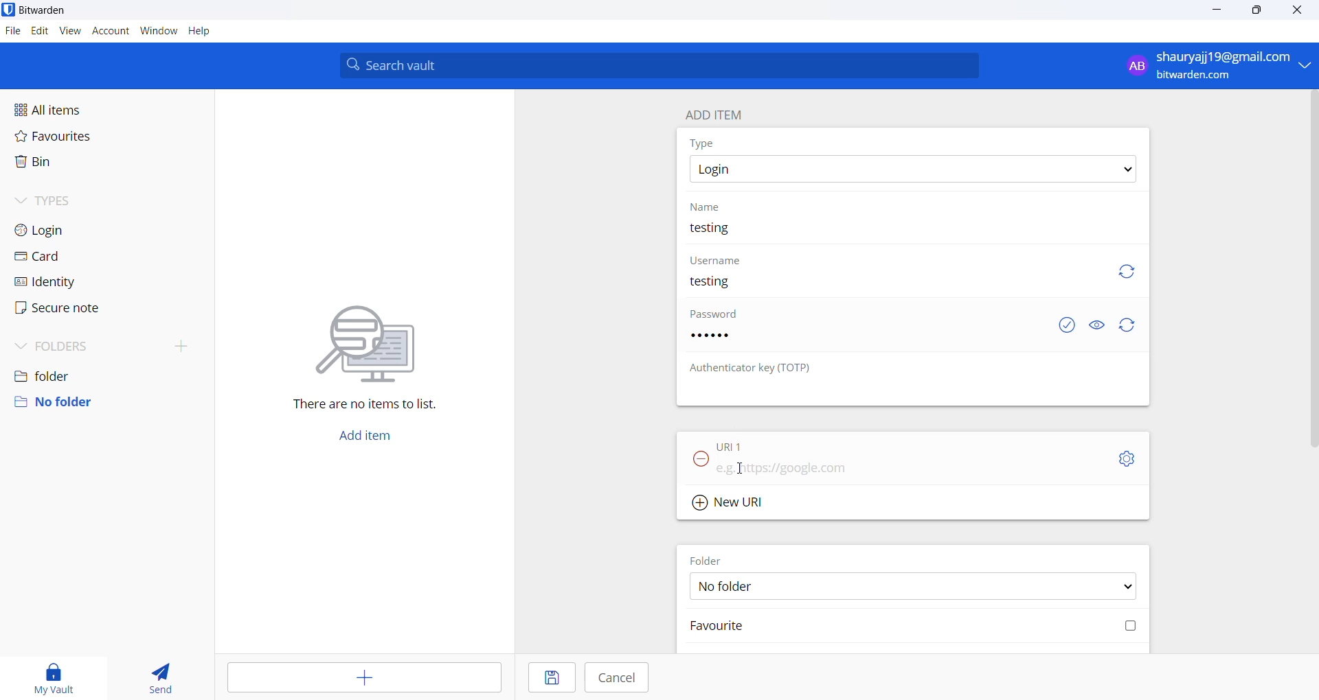 This screenshot has height=700, width=1319. What do you see at coordinates (69, 309) in the screenshot?
I see `secure note` at bounding box center [69, 309].